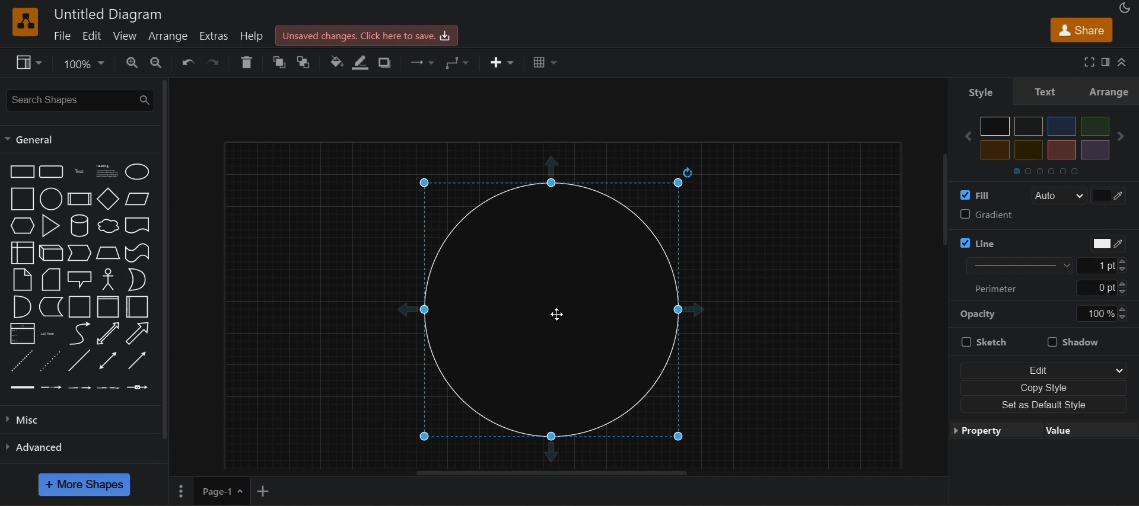  I want to click on ellipse, so click(139, 172).